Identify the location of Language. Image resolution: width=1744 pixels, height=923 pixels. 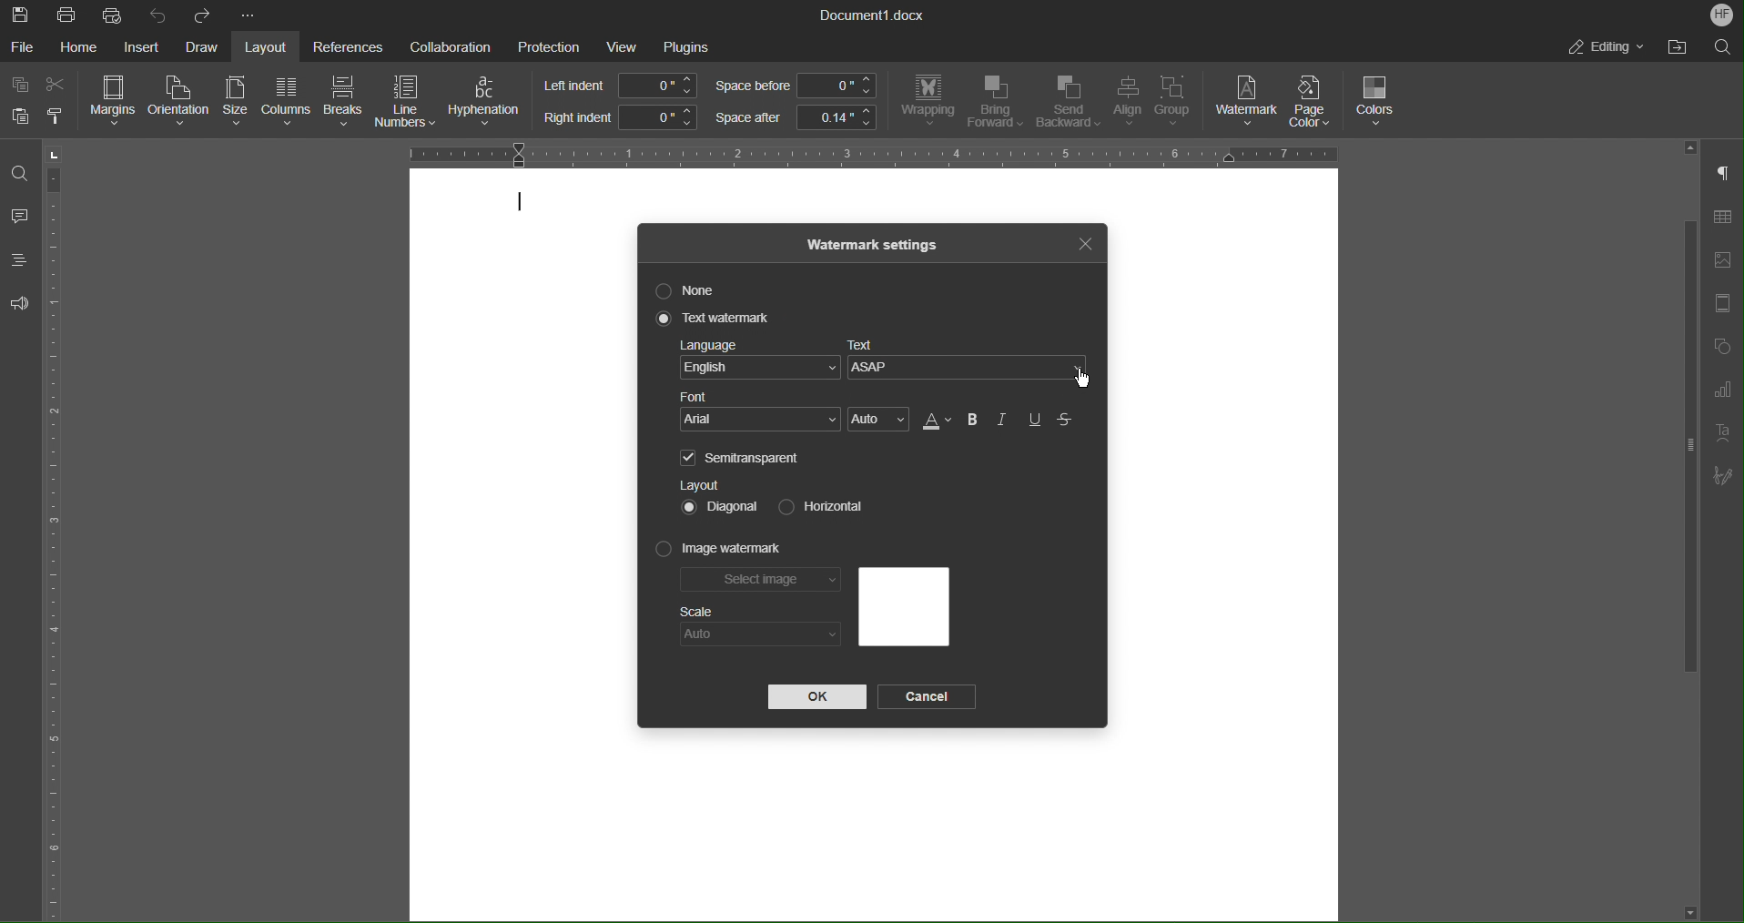
(759, 362).